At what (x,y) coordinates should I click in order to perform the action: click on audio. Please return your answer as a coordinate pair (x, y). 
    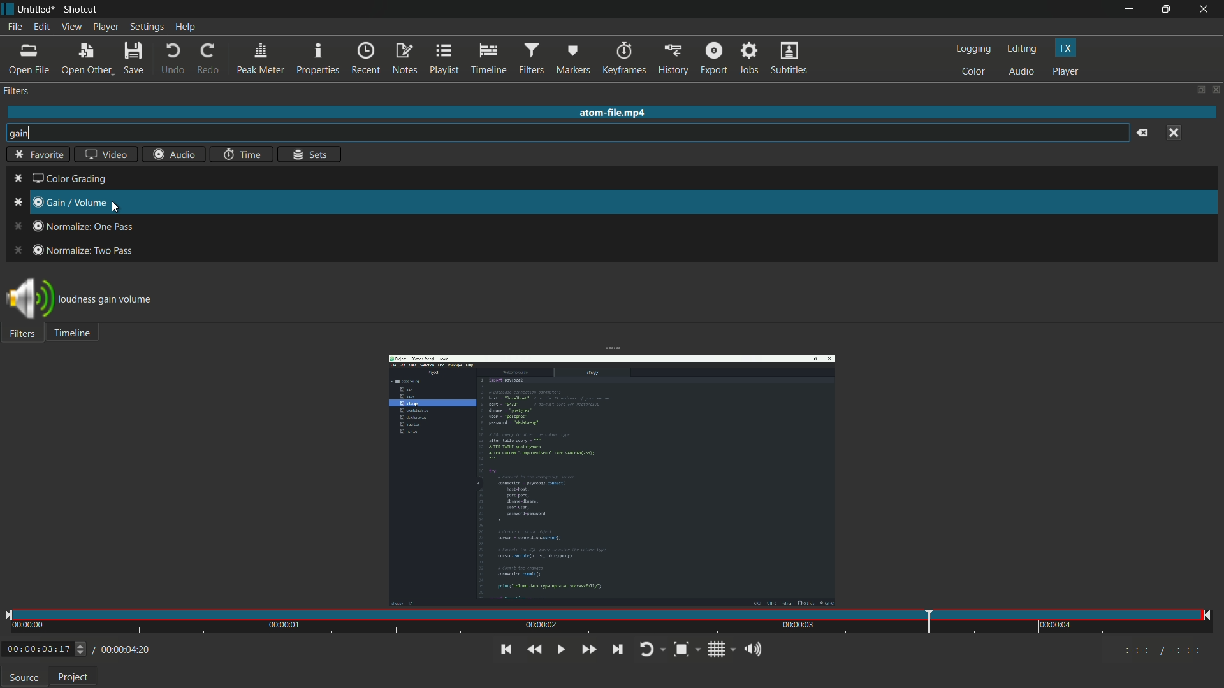
    Looking at the image, I should click on (1022, 72).